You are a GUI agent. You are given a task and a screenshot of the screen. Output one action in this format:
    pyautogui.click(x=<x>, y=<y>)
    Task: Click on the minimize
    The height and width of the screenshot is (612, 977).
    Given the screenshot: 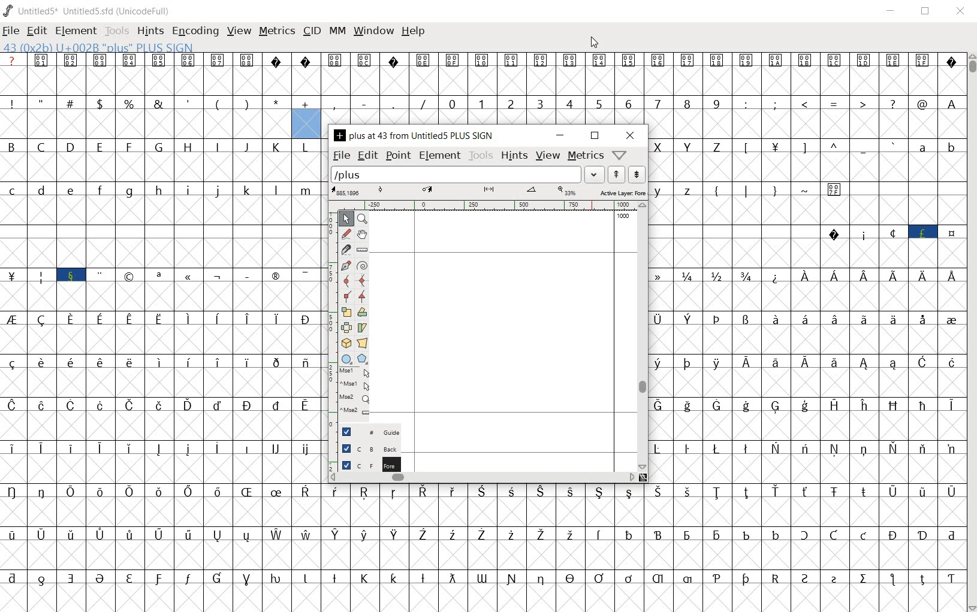 What is the action you would take?
    pyautogui.click(x=561, y=135)
    